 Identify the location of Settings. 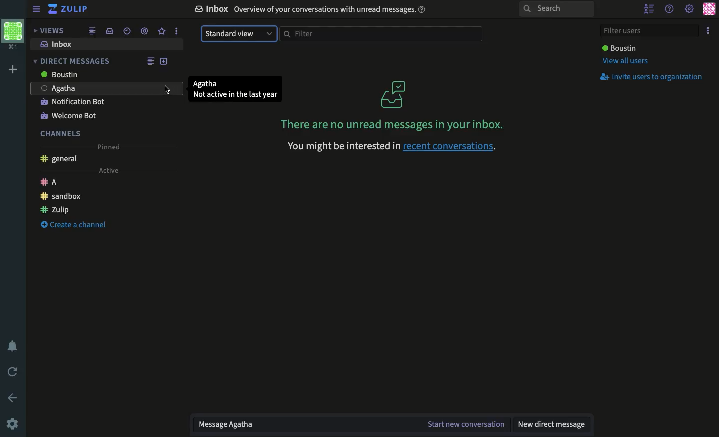
(12, 425).